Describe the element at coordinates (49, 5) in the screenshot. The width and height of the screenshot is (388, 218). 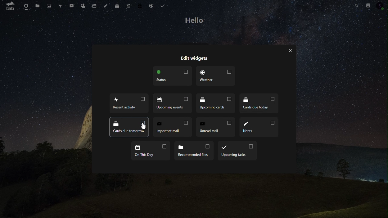
I see `Photos` at that location.